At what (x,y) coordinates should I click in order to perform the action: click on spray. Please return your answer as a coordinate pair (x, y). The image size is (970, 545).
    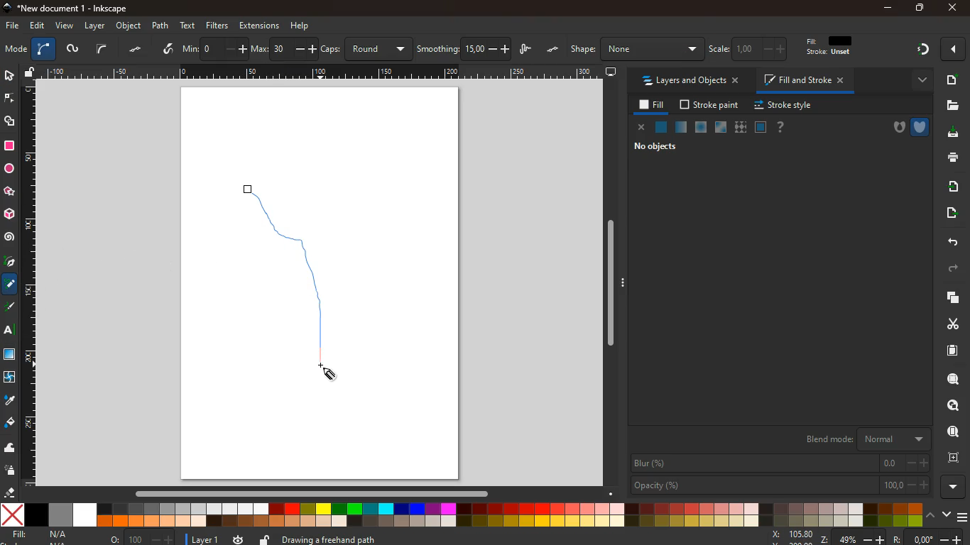
    Looking at the image, I should click on (13, 470).